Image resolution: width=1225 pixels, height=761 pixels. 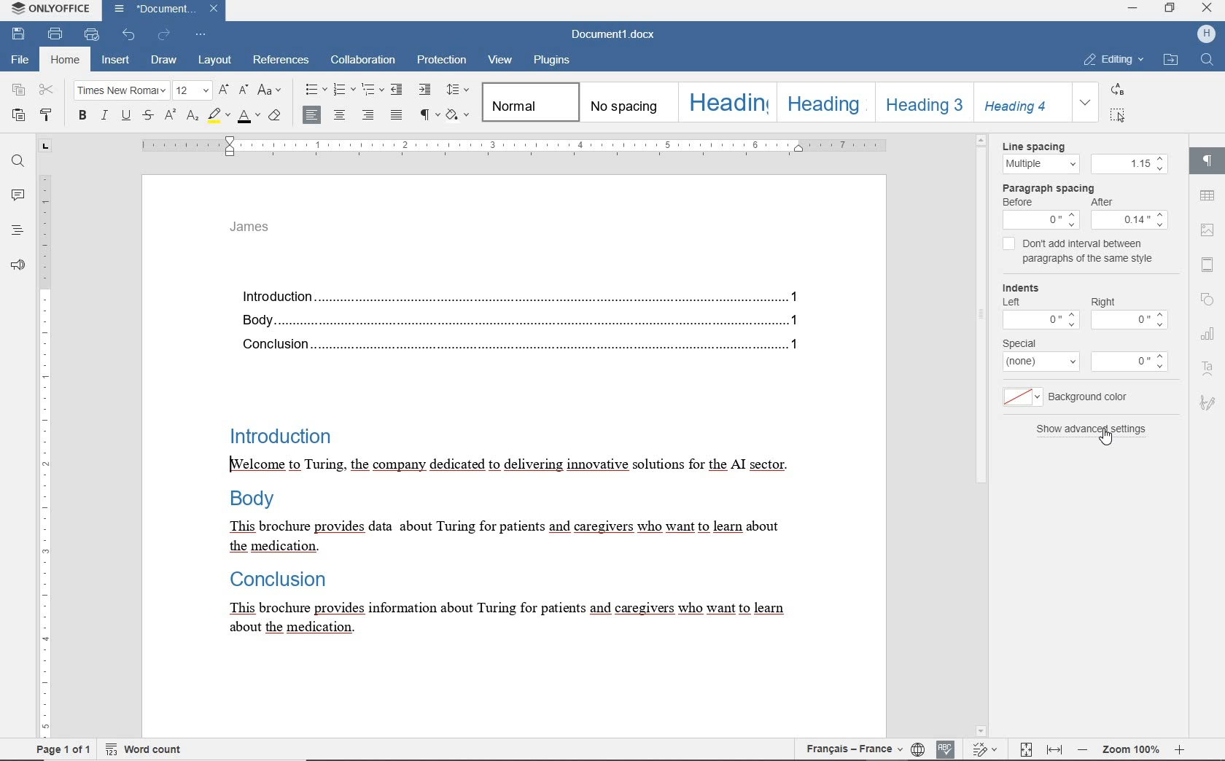 I want to click on italic, so click(x=104, y=117).